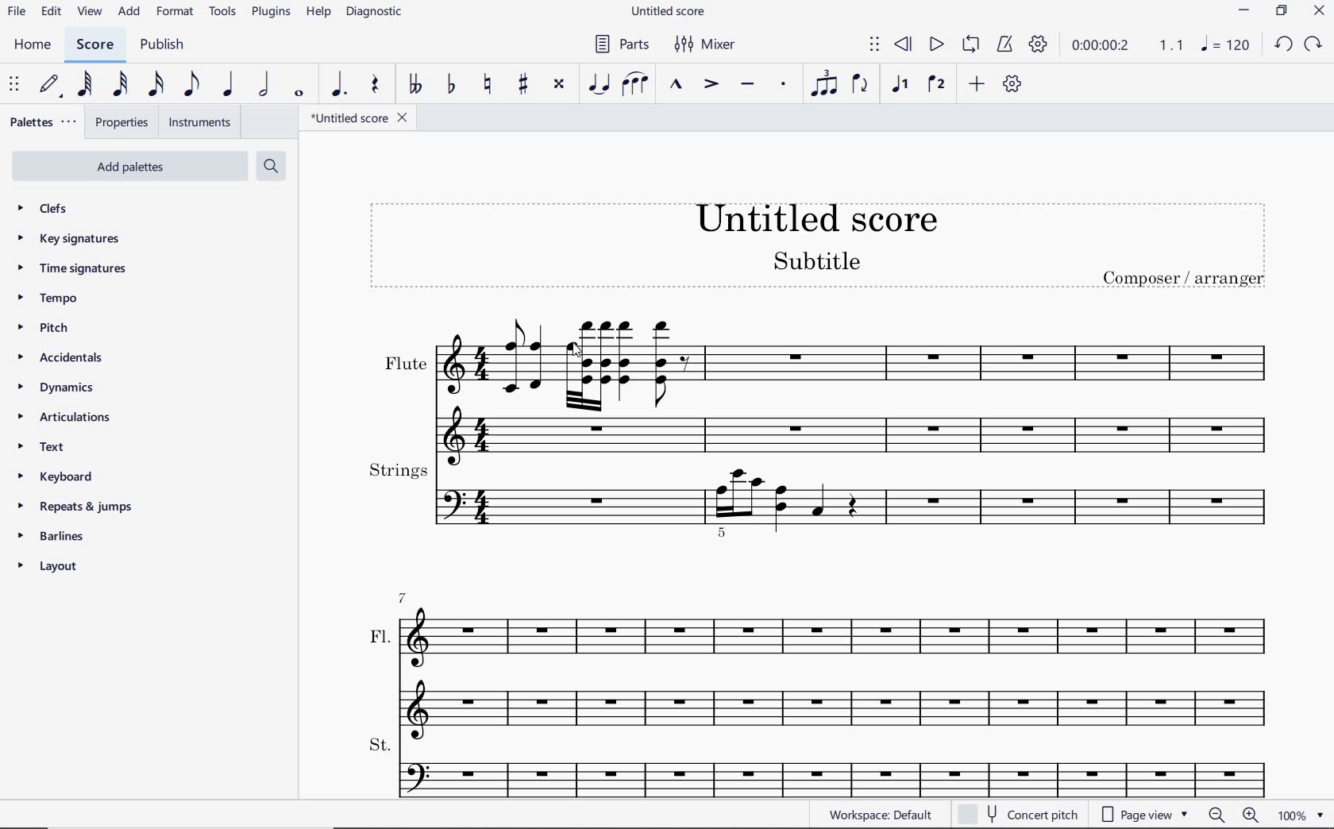 This screenshot has height=829, width=1334. I want to click on SELECT TO MOVE, so click(874, 46).